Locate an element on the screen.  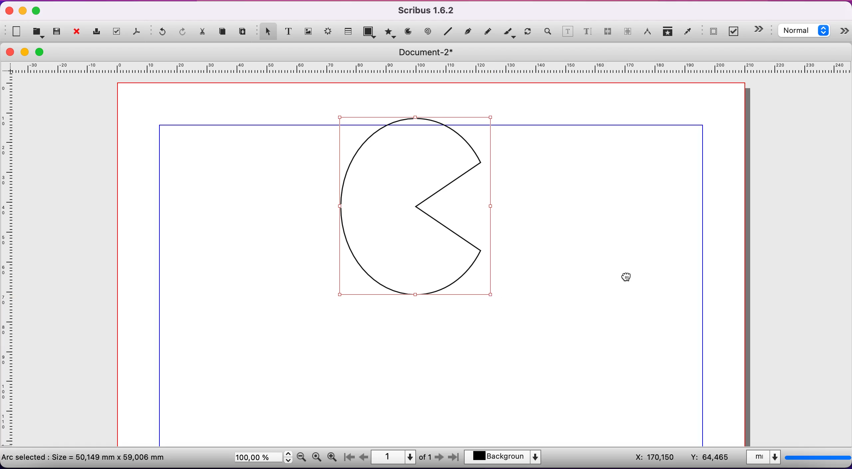
table is located at coordinates (349, 30).